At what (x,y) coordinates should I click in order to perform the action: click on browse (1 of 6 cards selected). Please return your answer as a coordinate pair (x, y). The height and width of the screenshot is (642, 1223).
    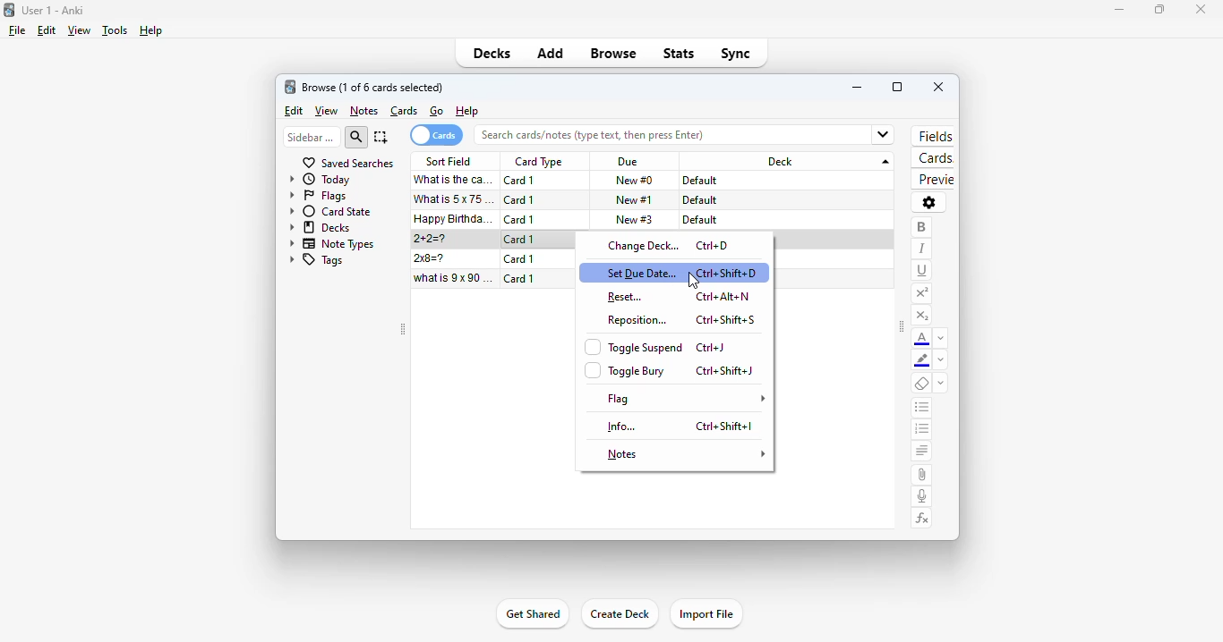
    Looking at the image, I should click on (373, 87).